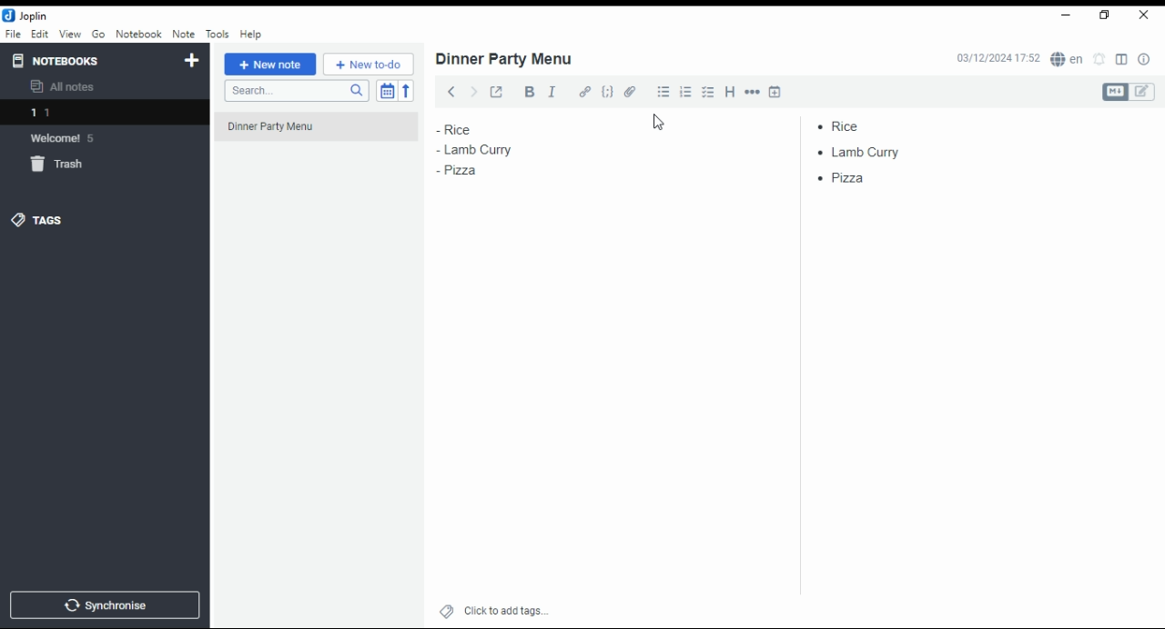 Image resolution: width=1165 pixels, height=629 pixels. I want to click on help, so click(251, 35).